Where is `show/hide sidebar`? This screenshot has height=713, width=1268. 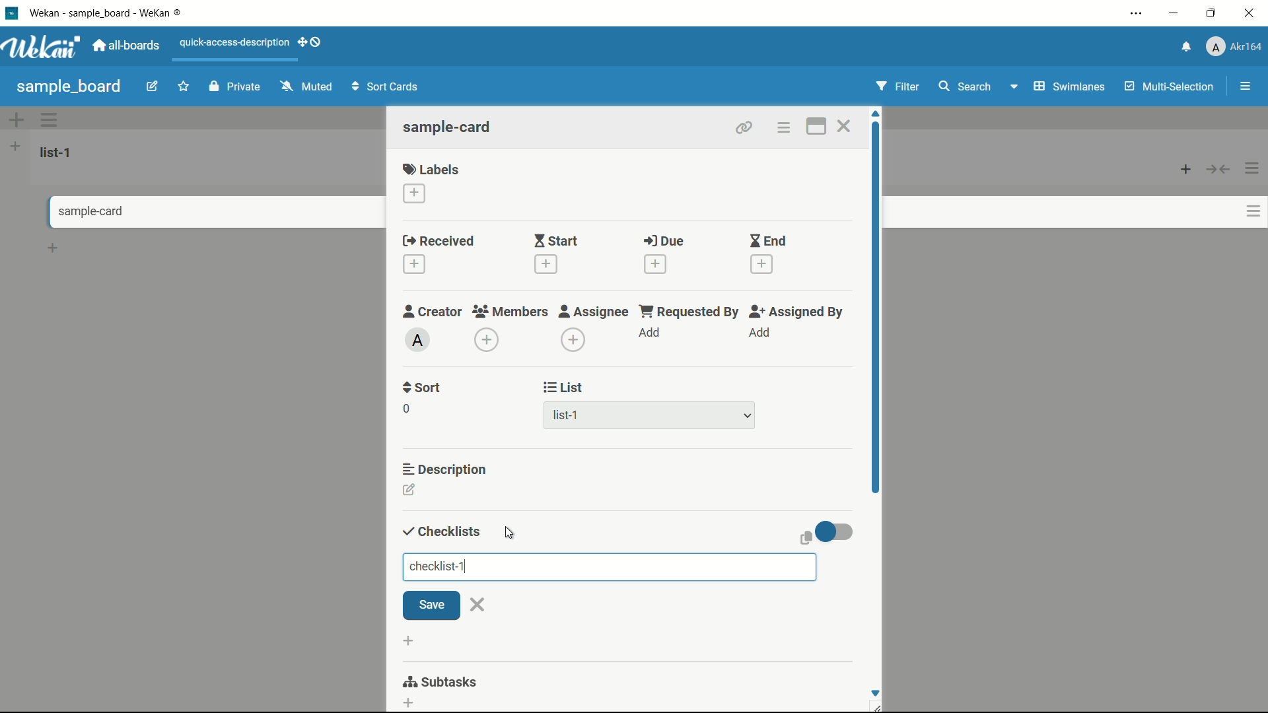
show/hide sidebar is located at coordinates (1247, 86).